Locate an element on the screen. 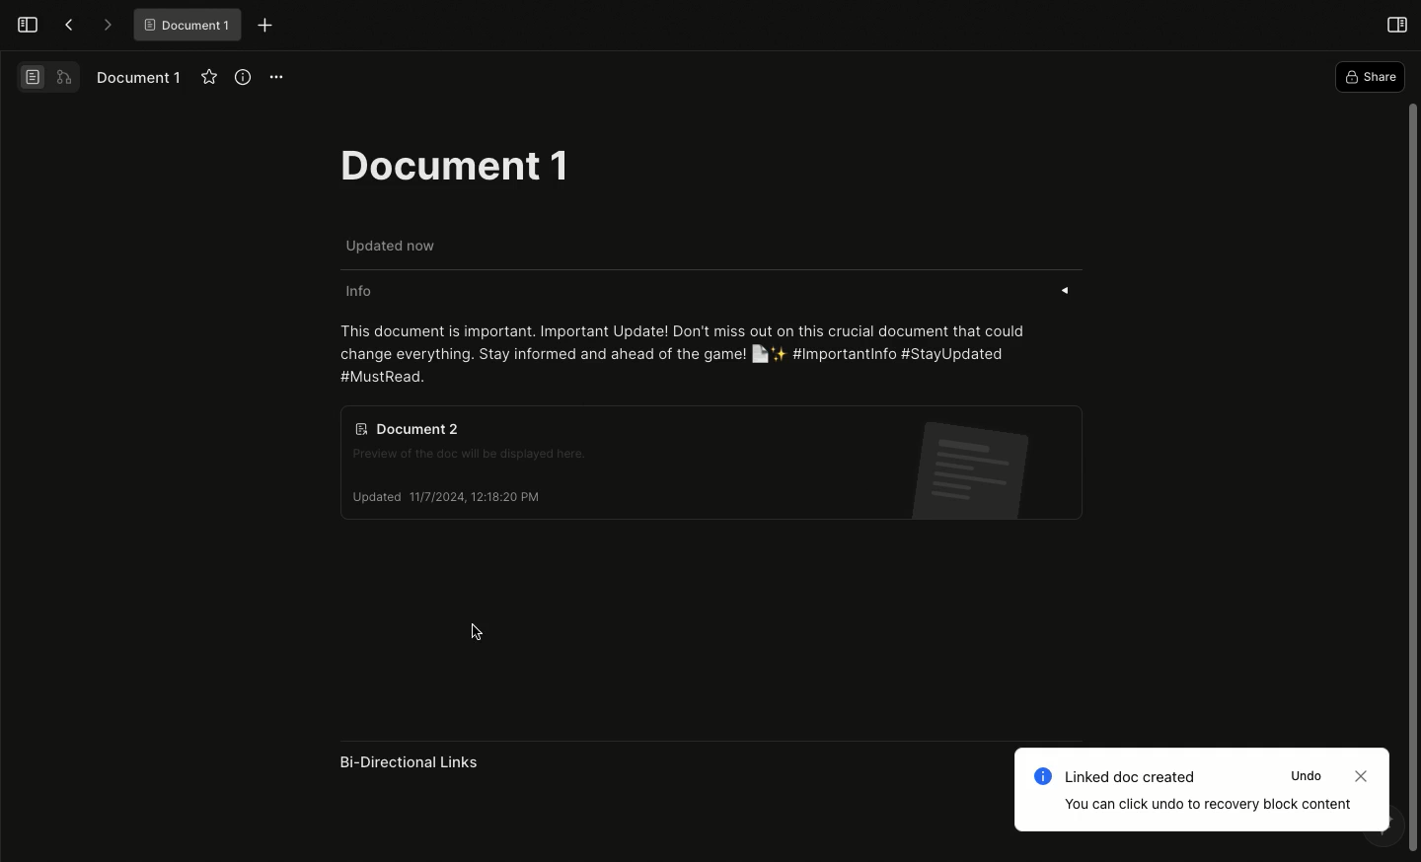  View info is located at coordinates (240, 78).